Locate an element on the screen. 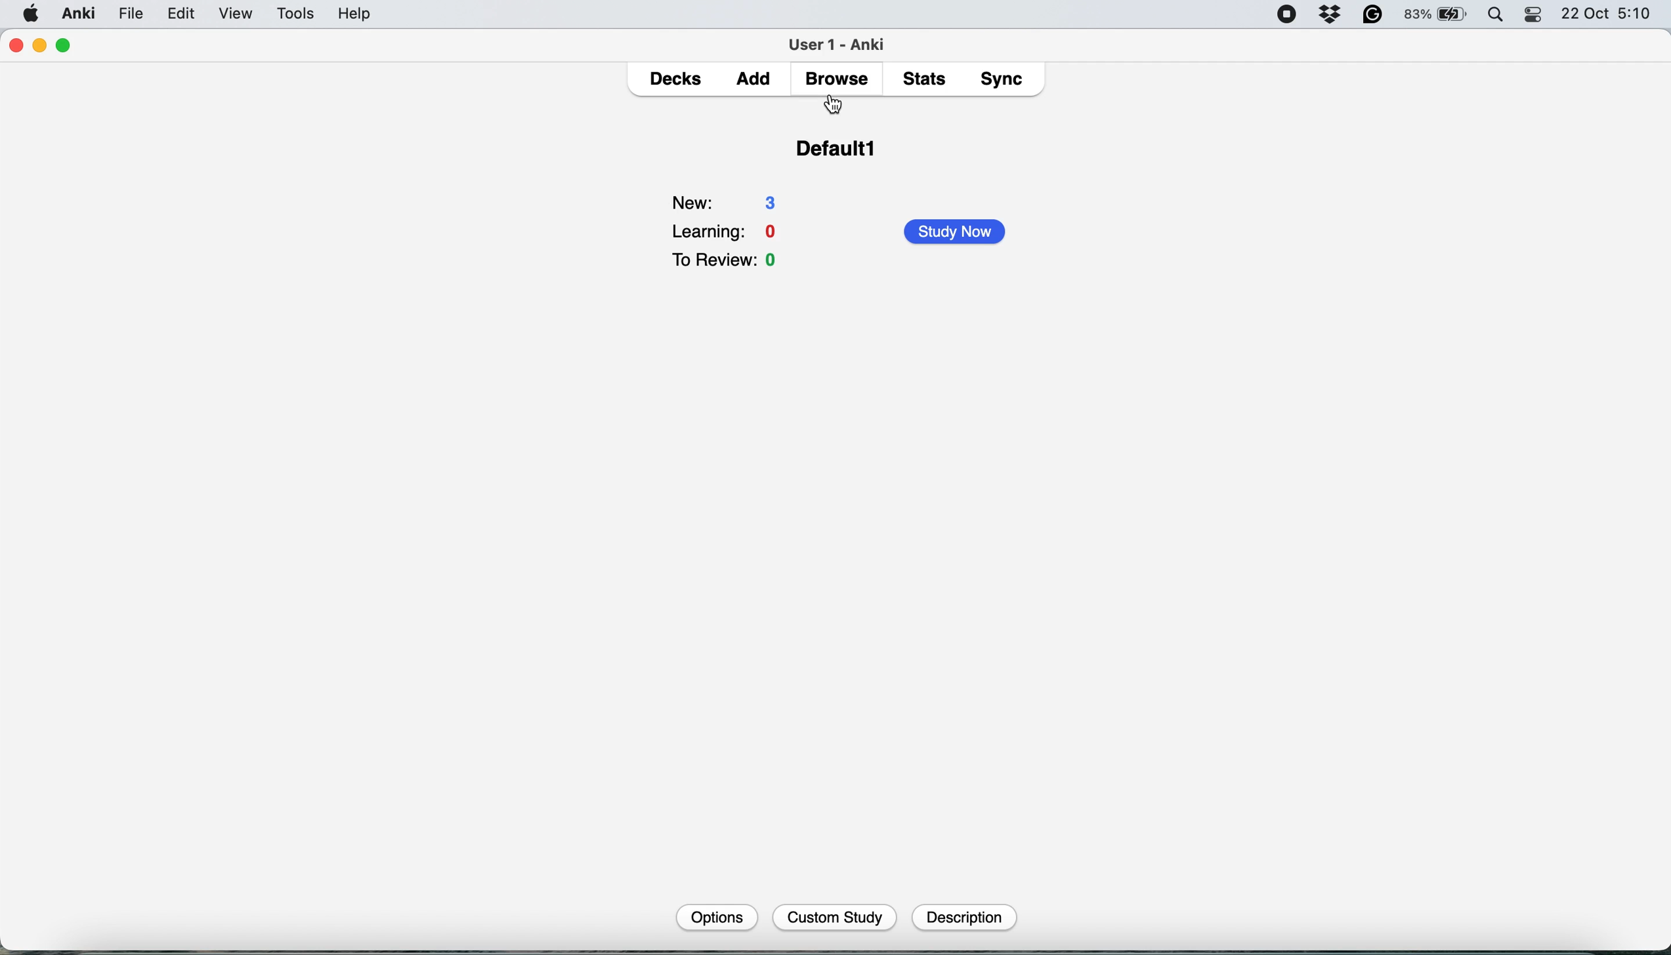 This screenshot has width=1671, height=955. study now is located at coordinates (960, 232).